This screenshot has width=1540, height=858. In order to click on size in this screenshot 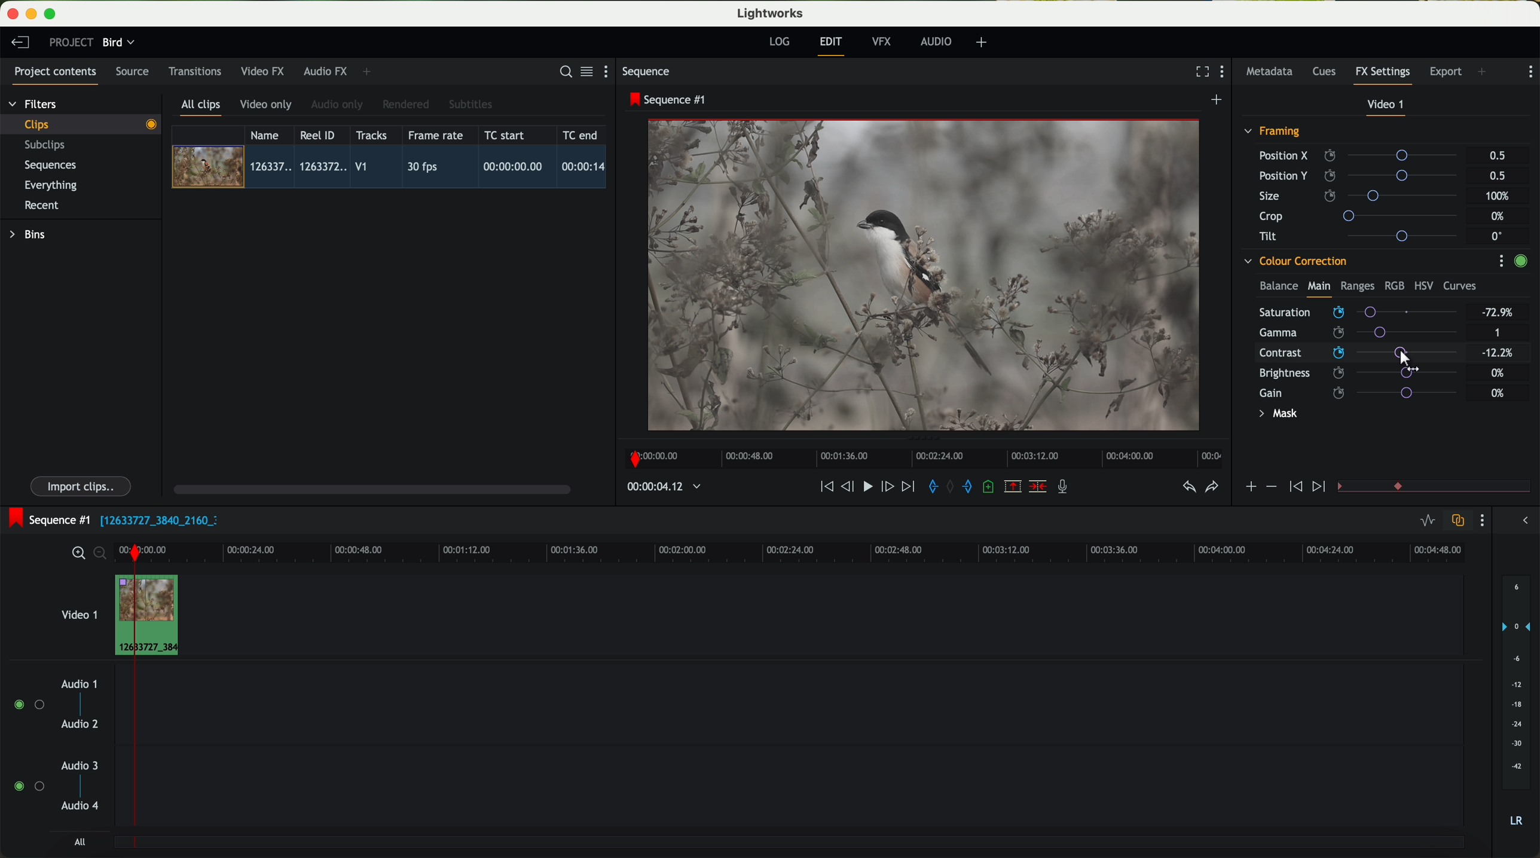, I will do `click(1361, 196)`.